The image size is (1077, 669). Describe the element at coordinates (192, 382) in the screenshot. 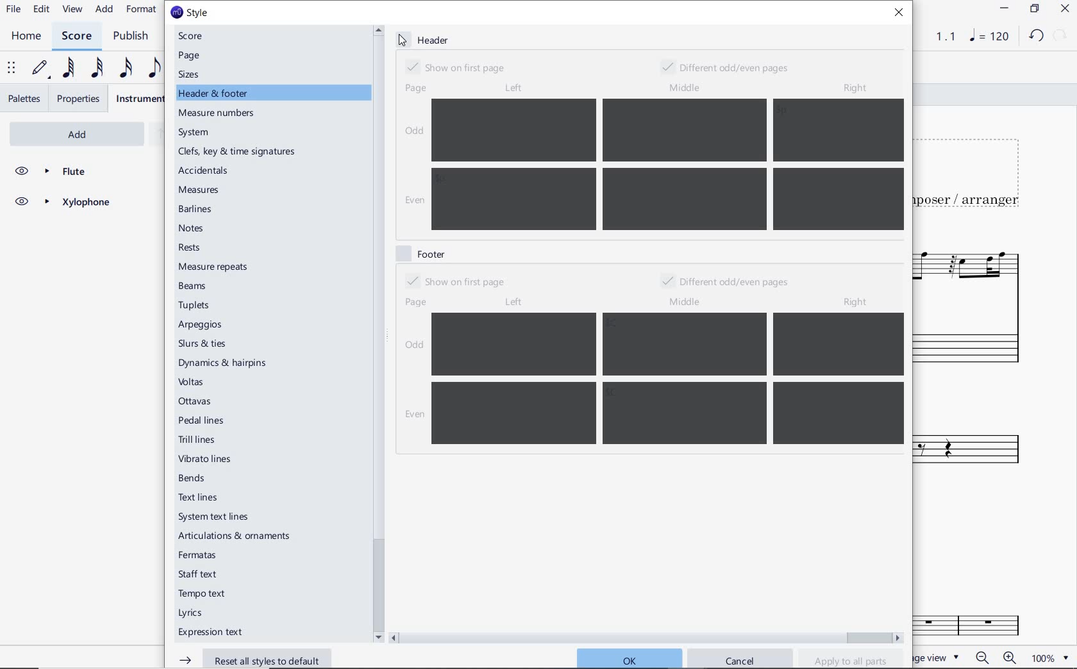

I see `voltas` at that location.